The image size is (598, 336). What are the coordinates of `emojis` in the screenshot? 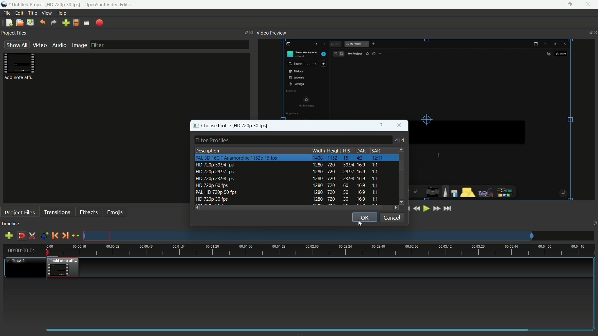 It's located at (115, 212).